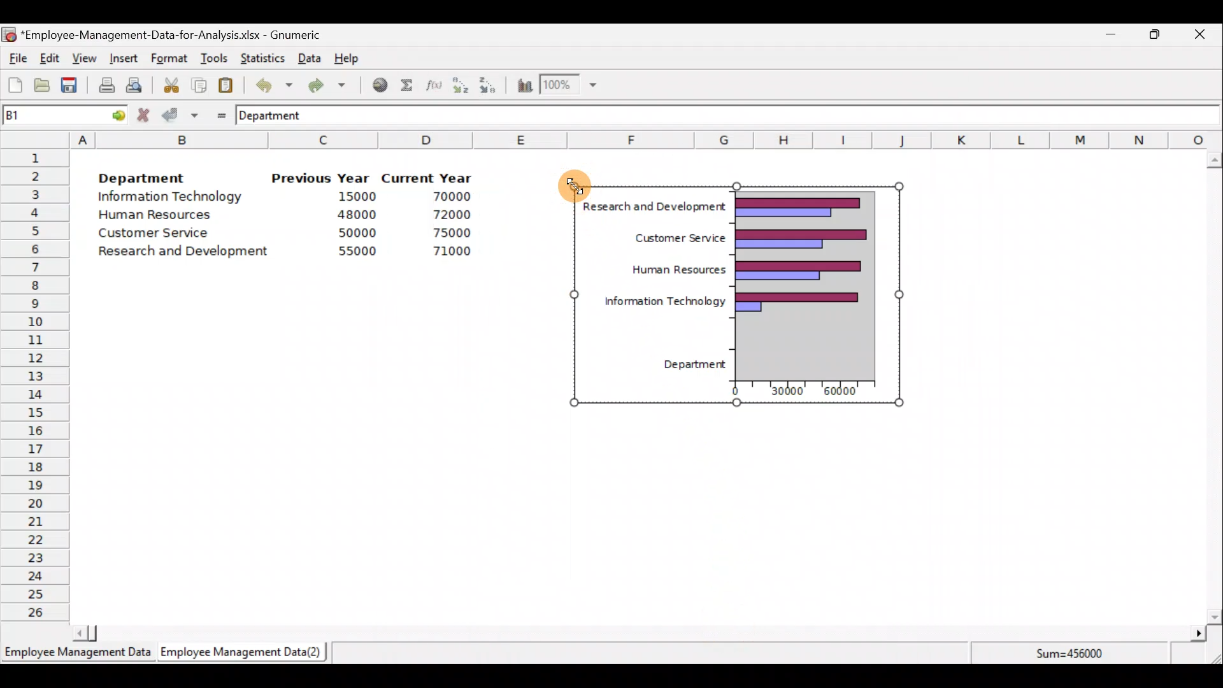  Describe the element at coordinates (36, 383) in the screenshot. I see `Rows` at that location.